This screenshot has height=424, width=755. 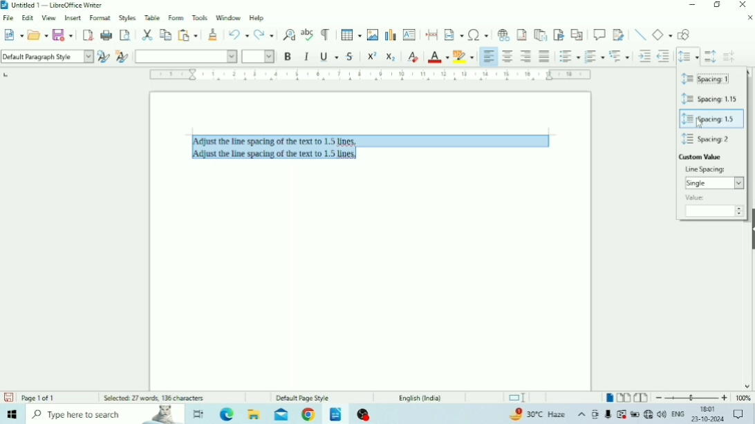 What do you see at coordinates (288, 57) in the screenshot?
I see `Bold` at bounding box center [288, 57].